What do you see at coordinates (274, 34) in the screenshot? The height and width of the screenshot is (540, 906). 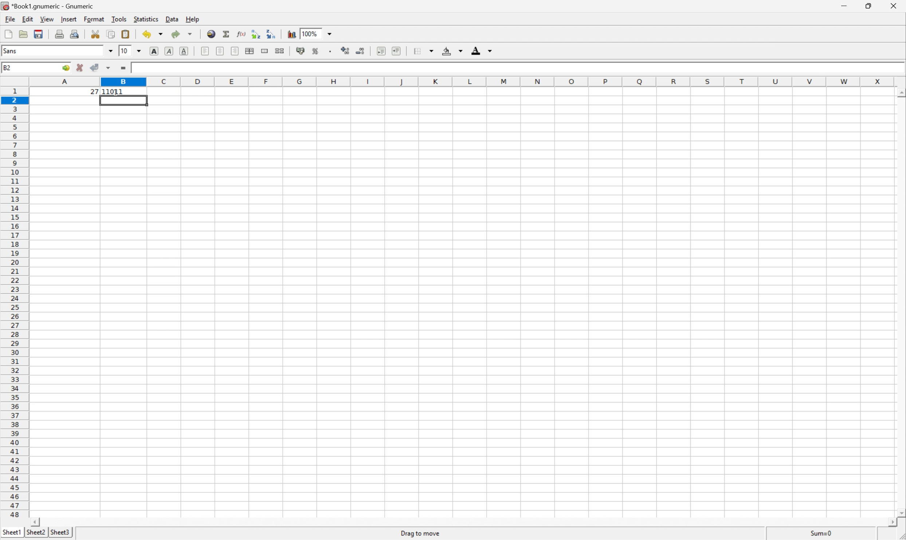 I see `Sort the selected region in descending order based on the first column selected` at bounding box center [274, 34].